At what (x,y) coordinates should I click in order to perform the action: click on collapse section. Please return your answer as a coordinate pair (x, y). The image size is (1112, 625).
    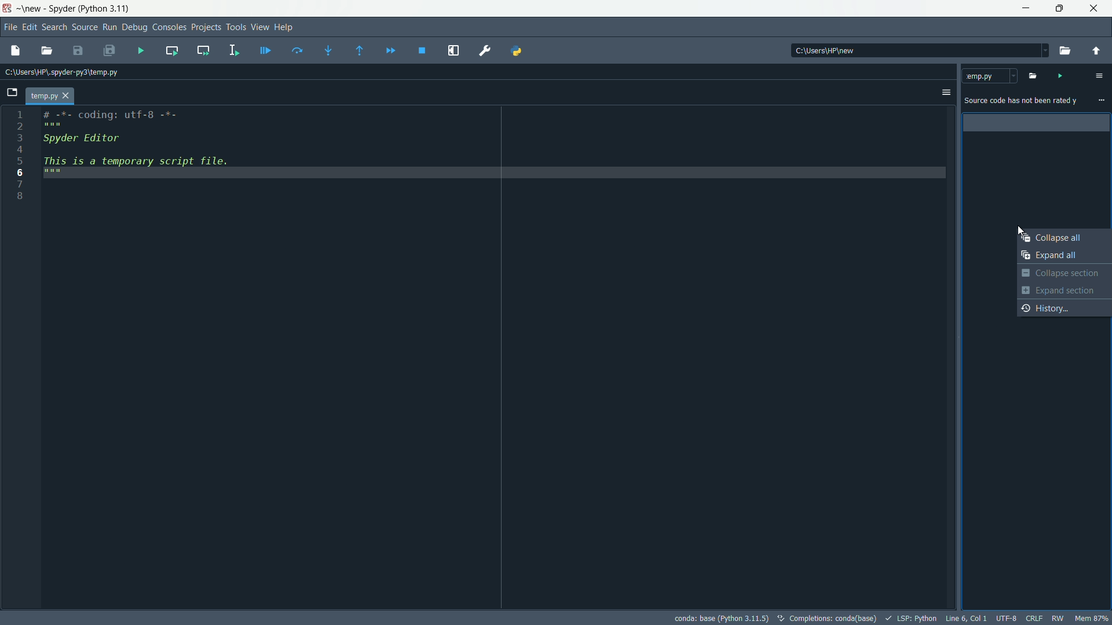
    Looking at the image, I should click on (1063, 274).